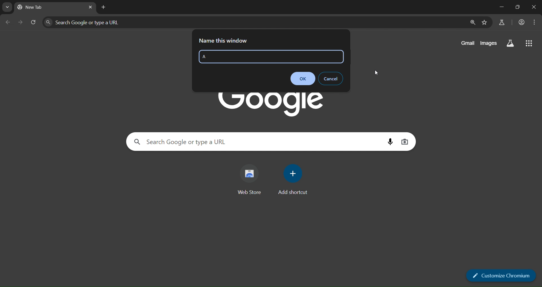 The image size is (542, 287). I want to click on google apps, so click(531, 43).